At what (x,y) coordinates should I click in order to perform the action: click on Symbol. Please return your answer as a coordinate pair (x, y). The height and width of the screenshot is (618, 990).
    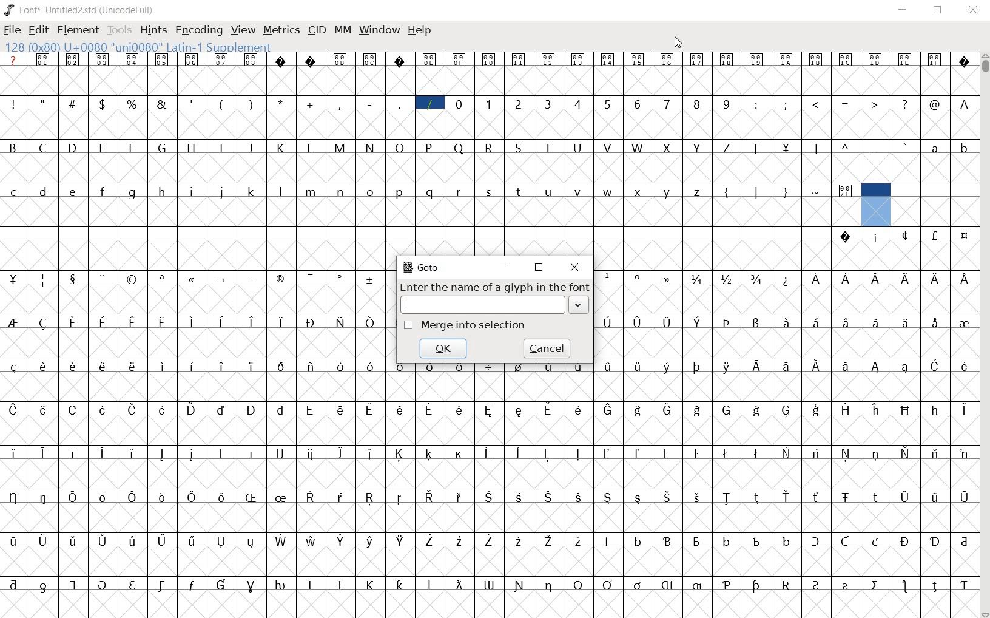
    Looking at the image, I should click on (74, 322).